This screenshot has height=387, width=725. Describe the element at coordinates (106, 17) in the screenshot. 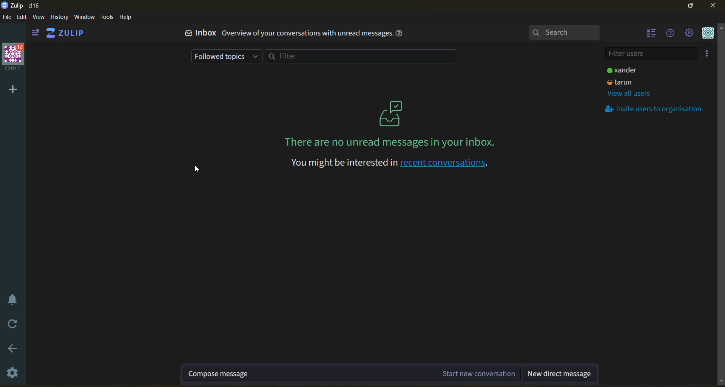

I see `tools` at that location.